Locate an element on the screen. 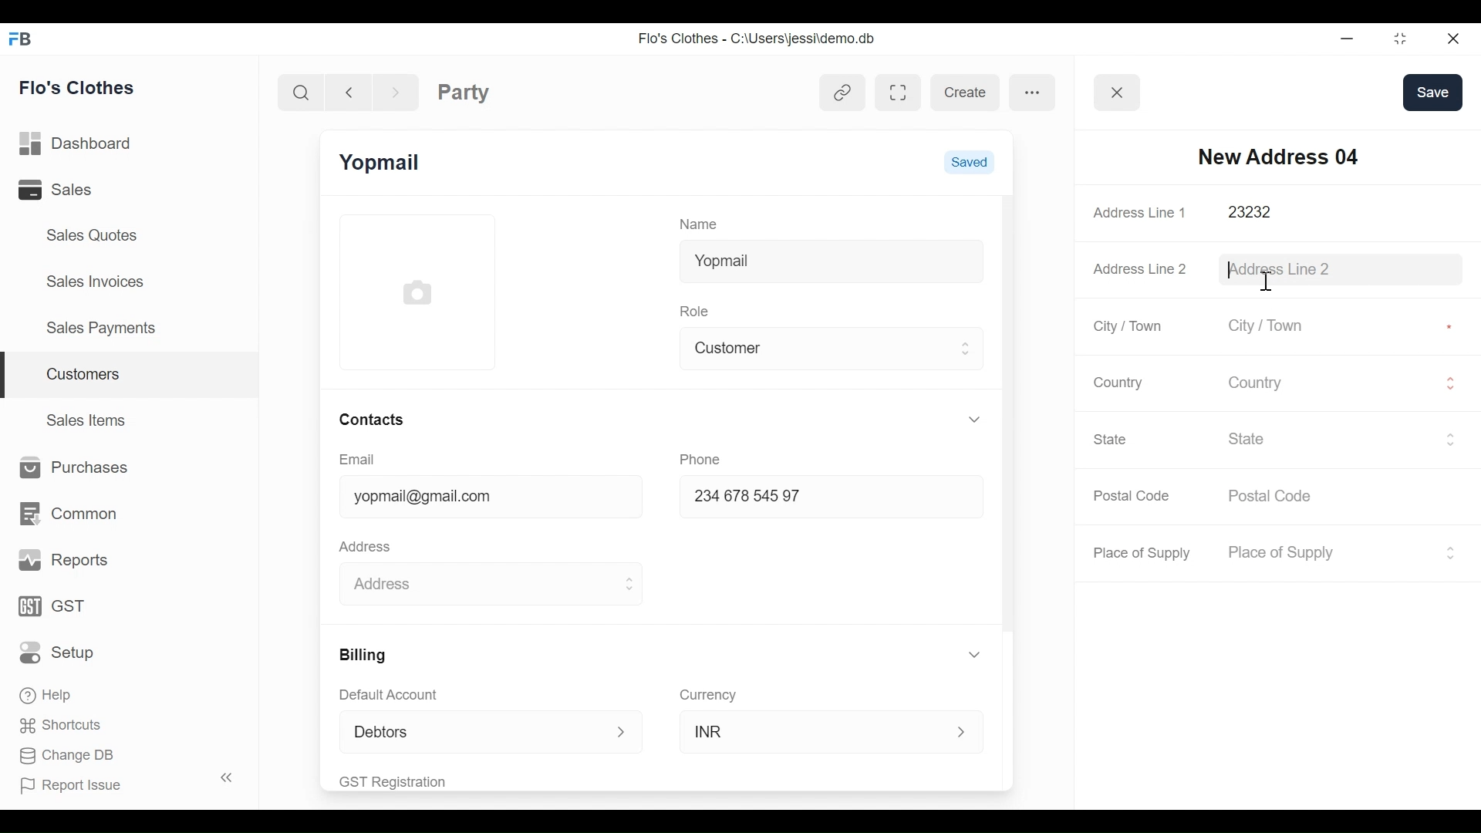 Image resolution: width=1481 pixels, height=833 pixels. Frappe Books Desktop Icon is located at coordinates (19, 40).